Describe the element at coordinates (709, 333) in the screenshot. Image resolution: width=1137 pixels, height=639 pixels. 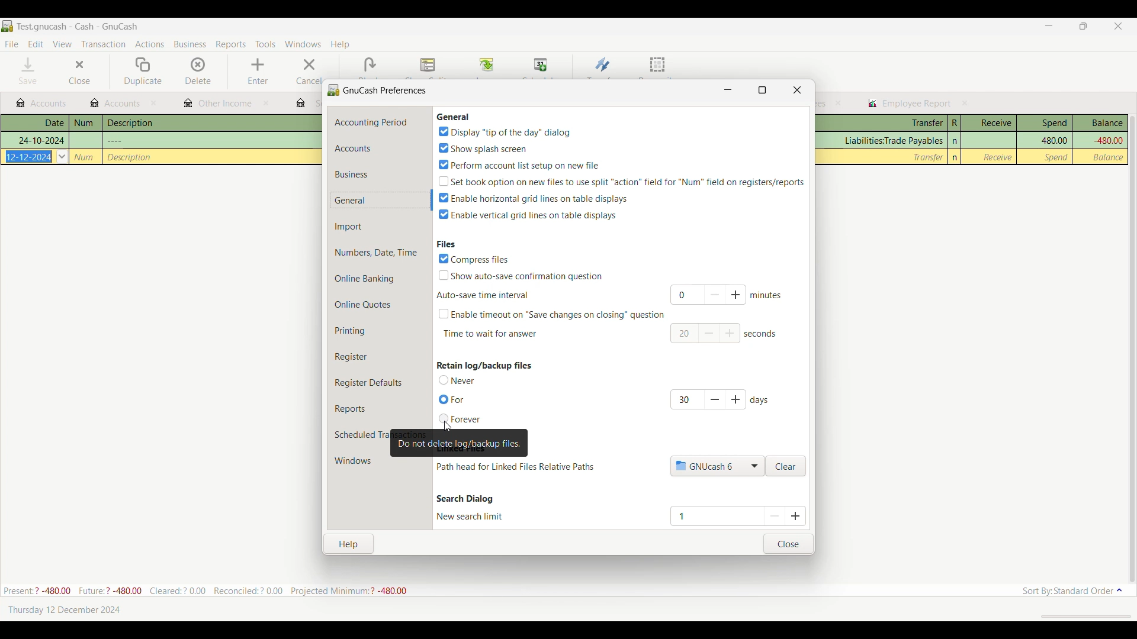
I see `Subtract ` at that location.